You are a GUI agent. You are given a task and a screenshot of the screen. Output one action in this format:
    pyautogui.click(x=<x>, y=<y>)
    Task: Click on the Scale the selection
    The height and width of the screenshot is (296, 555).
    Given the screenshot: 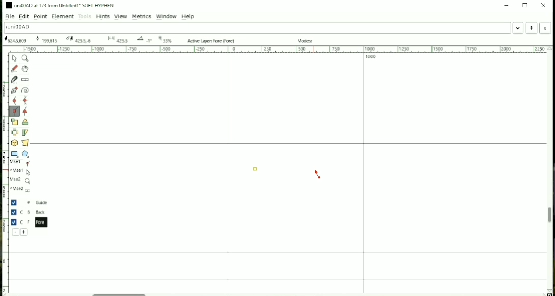 What is the action you would take?
    pyautogui.click(x=14, y=122)
    